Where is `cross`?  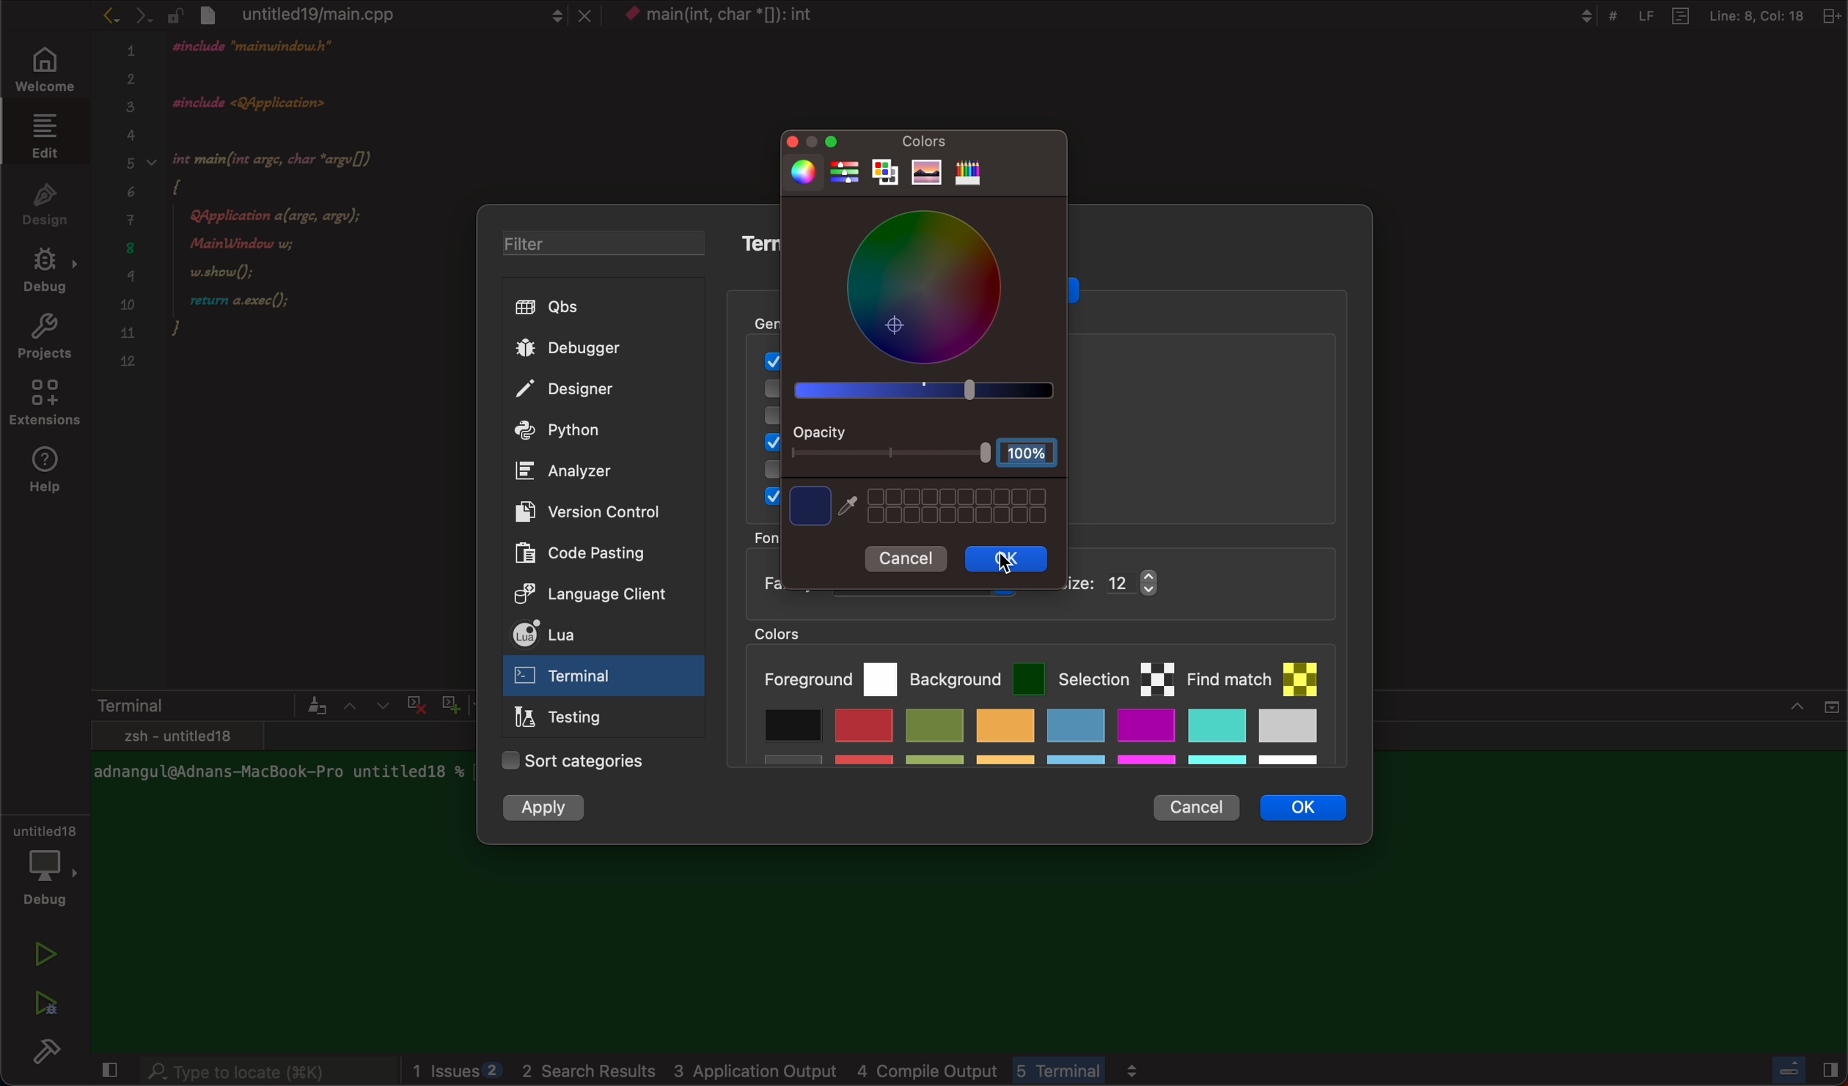 cross is located at coordinates (413, 702).